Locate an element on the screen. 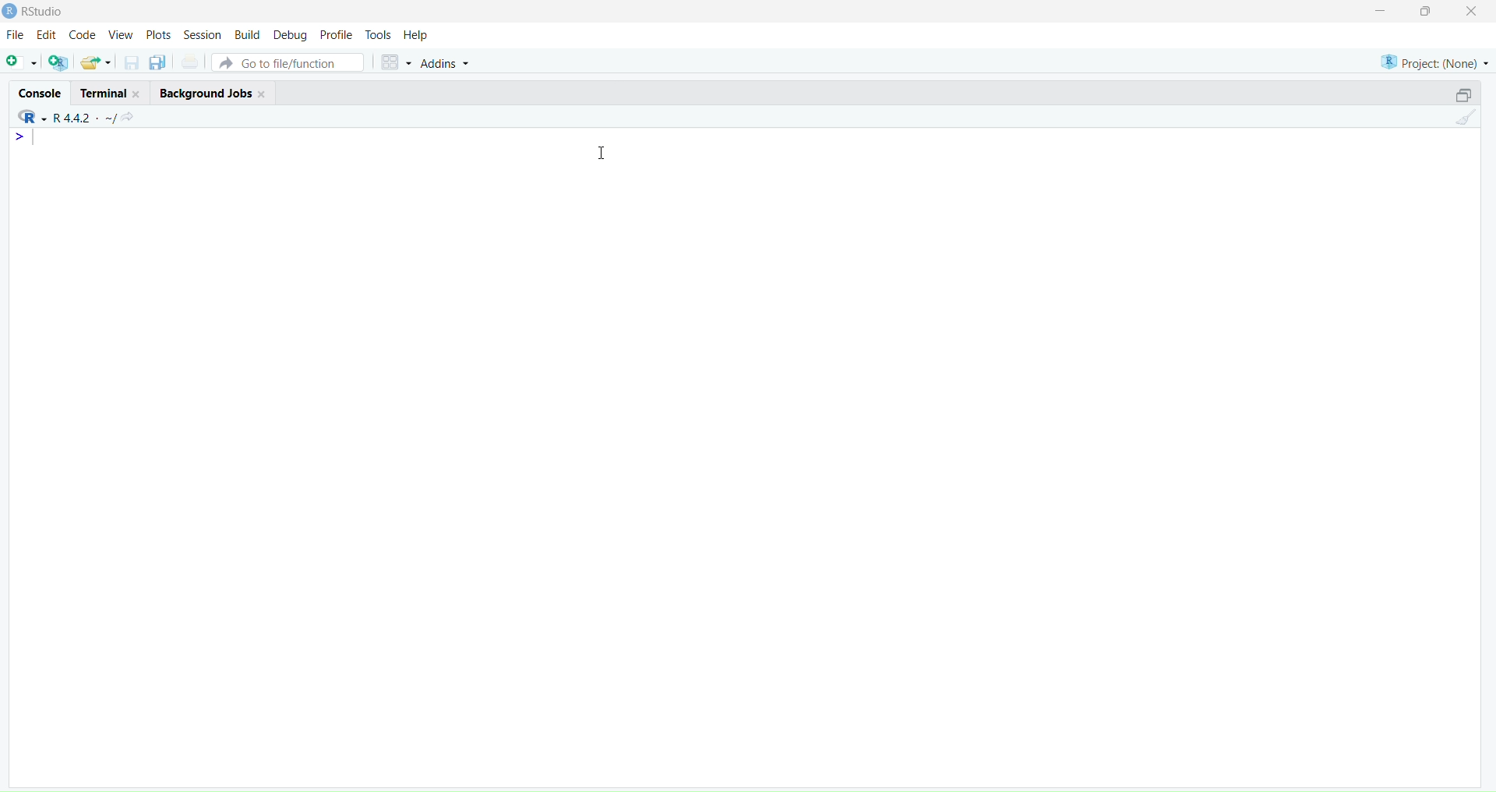 The width and height of the screenshot is (1496, 792). ) RStudio is located at coordinates (40, 9).